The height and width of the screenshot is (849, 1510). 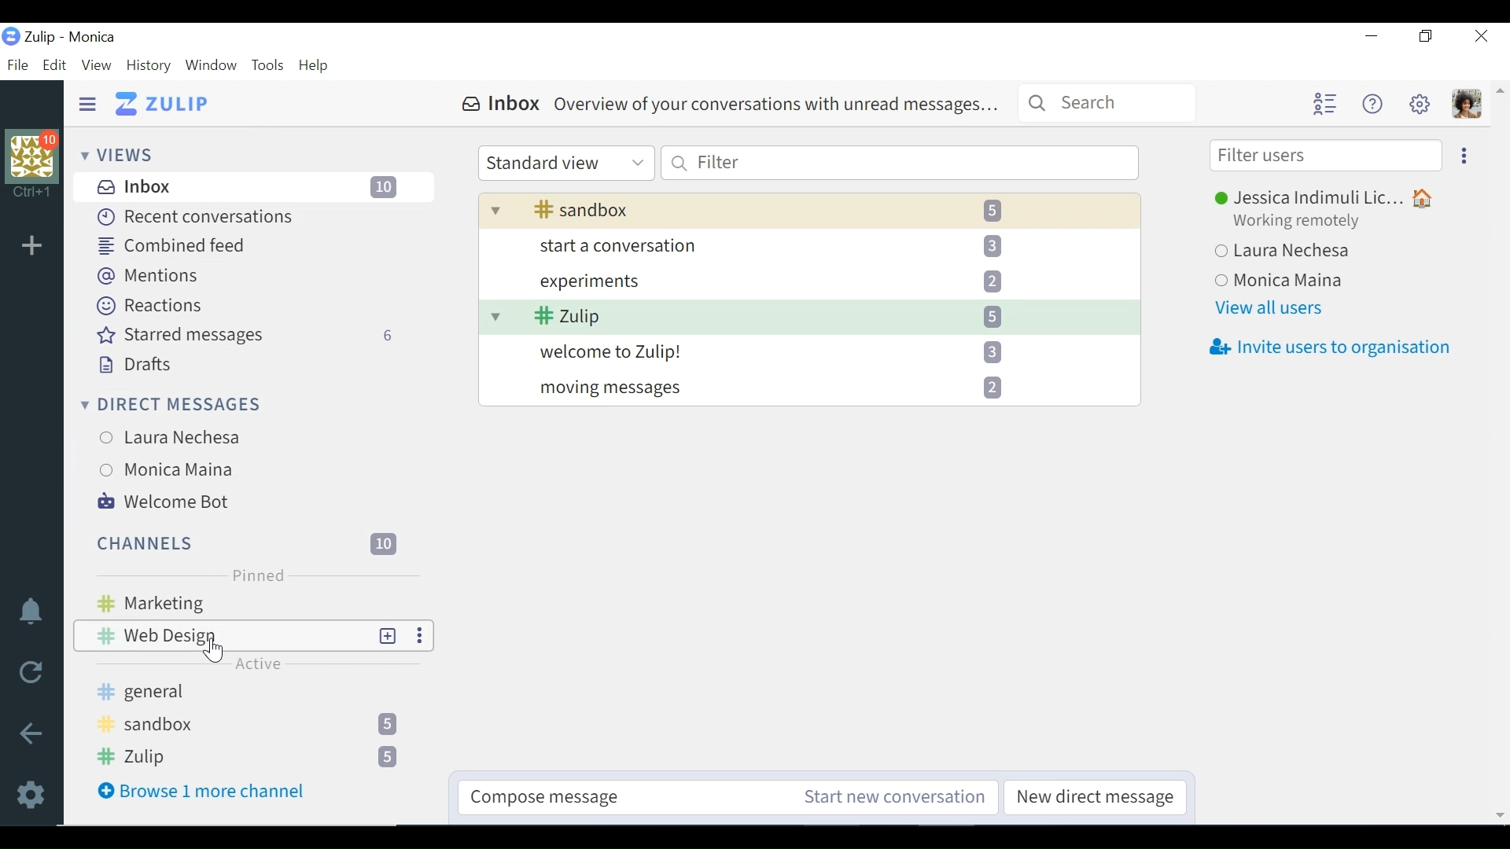 What do you see at coordinates (247, 336) in the screenshot?
I see `Starred messages` at bounding box center [247, 336].